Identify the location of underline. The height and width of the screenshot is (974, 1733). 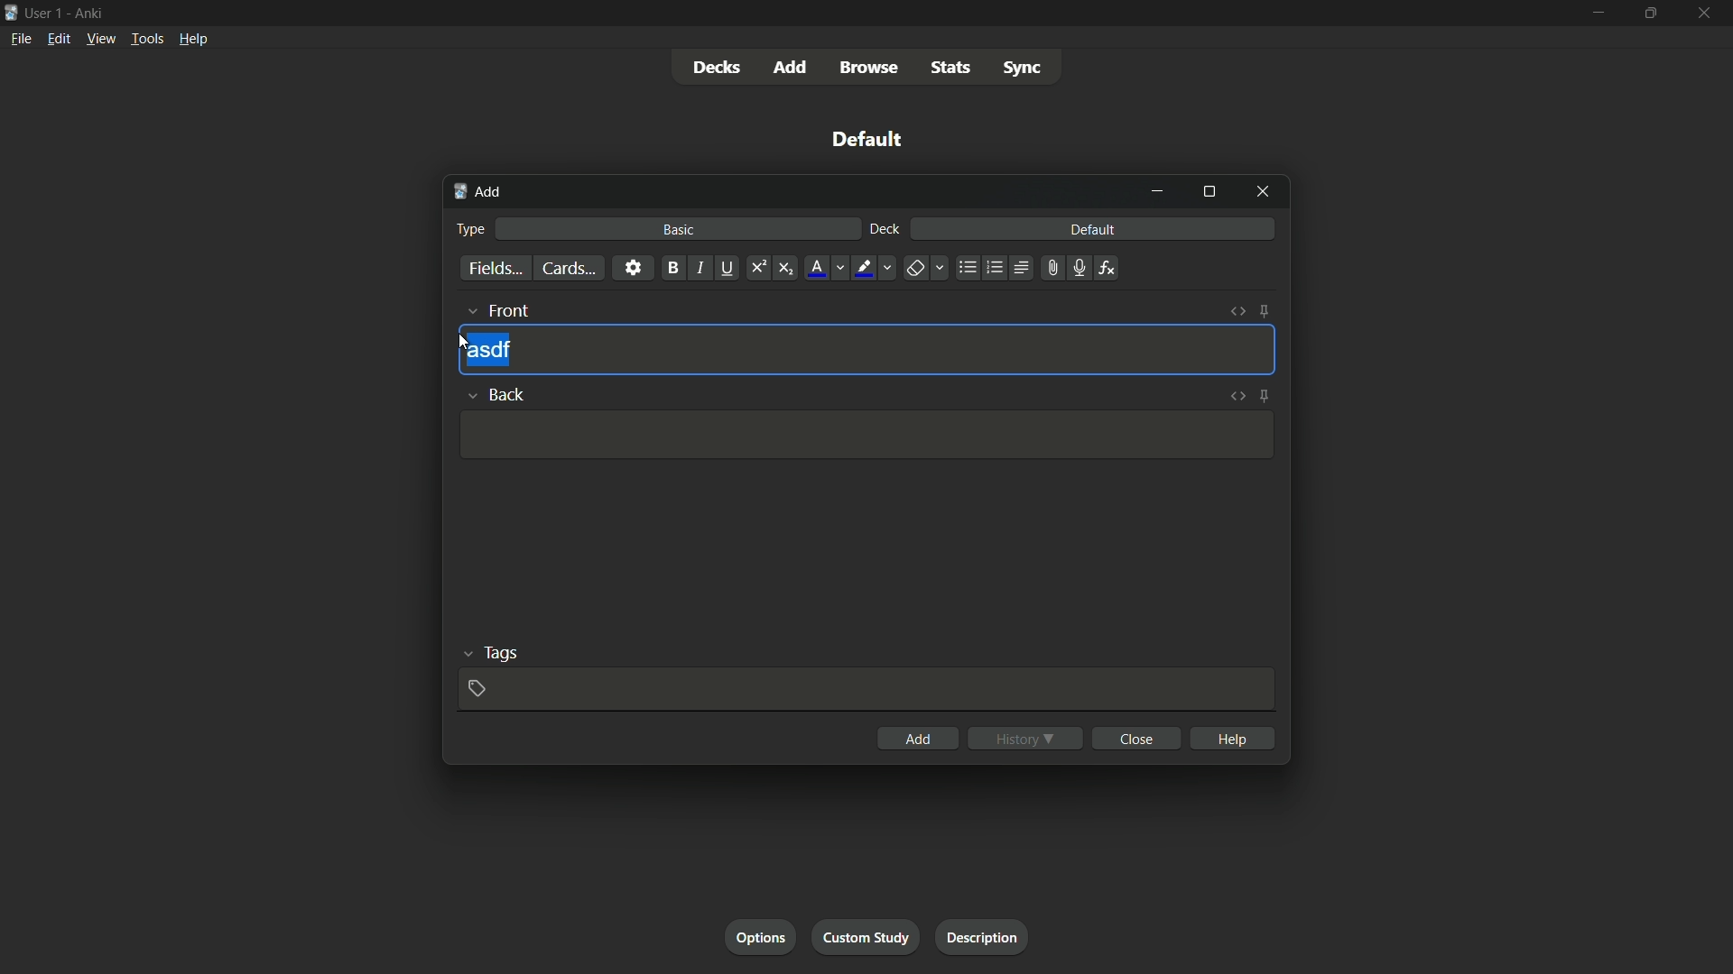
(727, 268).